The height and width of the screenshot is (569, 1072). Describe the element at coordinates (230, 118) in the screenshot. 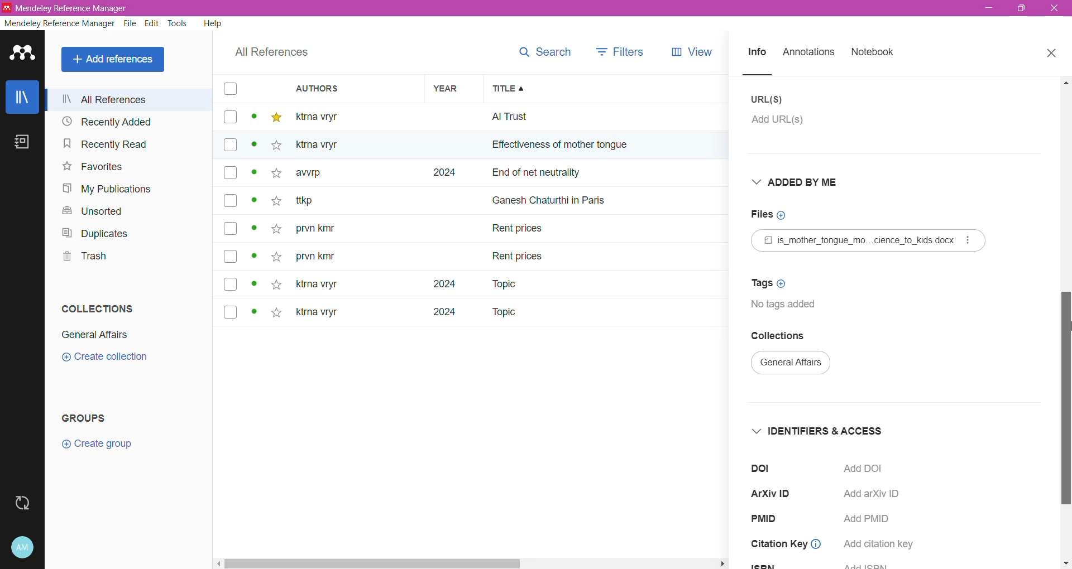

I see `box` at that location.